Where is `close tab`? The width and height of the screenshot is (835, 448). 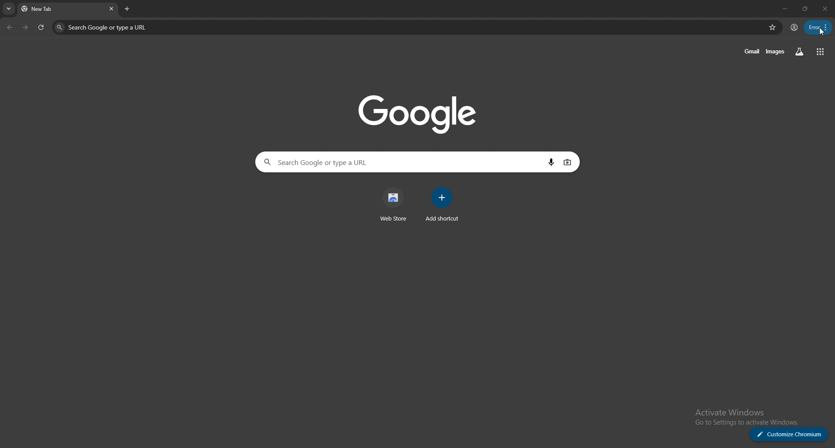 close tab is located at coordinates (110, 9).